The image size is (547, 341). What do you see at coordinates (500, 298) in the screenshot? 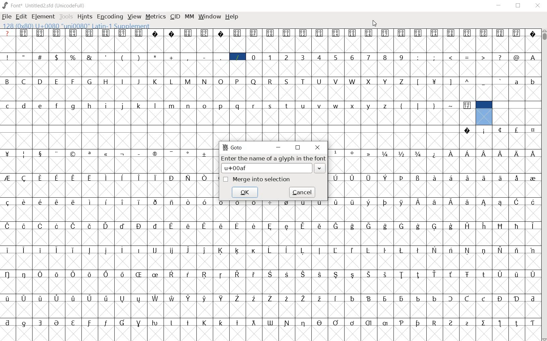
I see `Symbol` at bounding box center [500, 298].